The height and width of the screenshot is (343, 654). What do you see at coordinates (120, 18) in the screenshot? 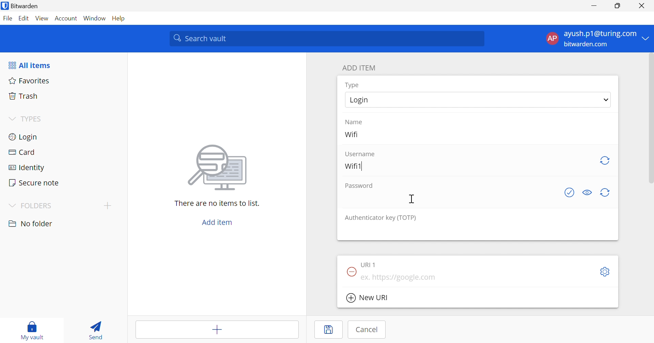
I see `Help` at bounding box center [120, 18].